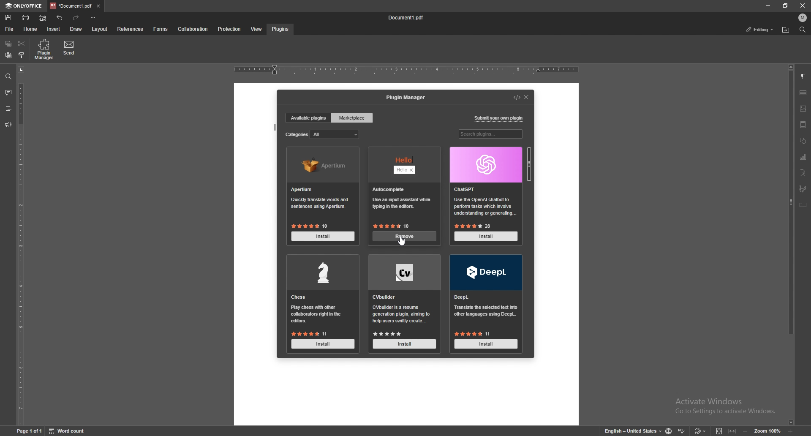 This screenshot has width=811, height=436. I want to click on vertical scale, so click(21, 245).